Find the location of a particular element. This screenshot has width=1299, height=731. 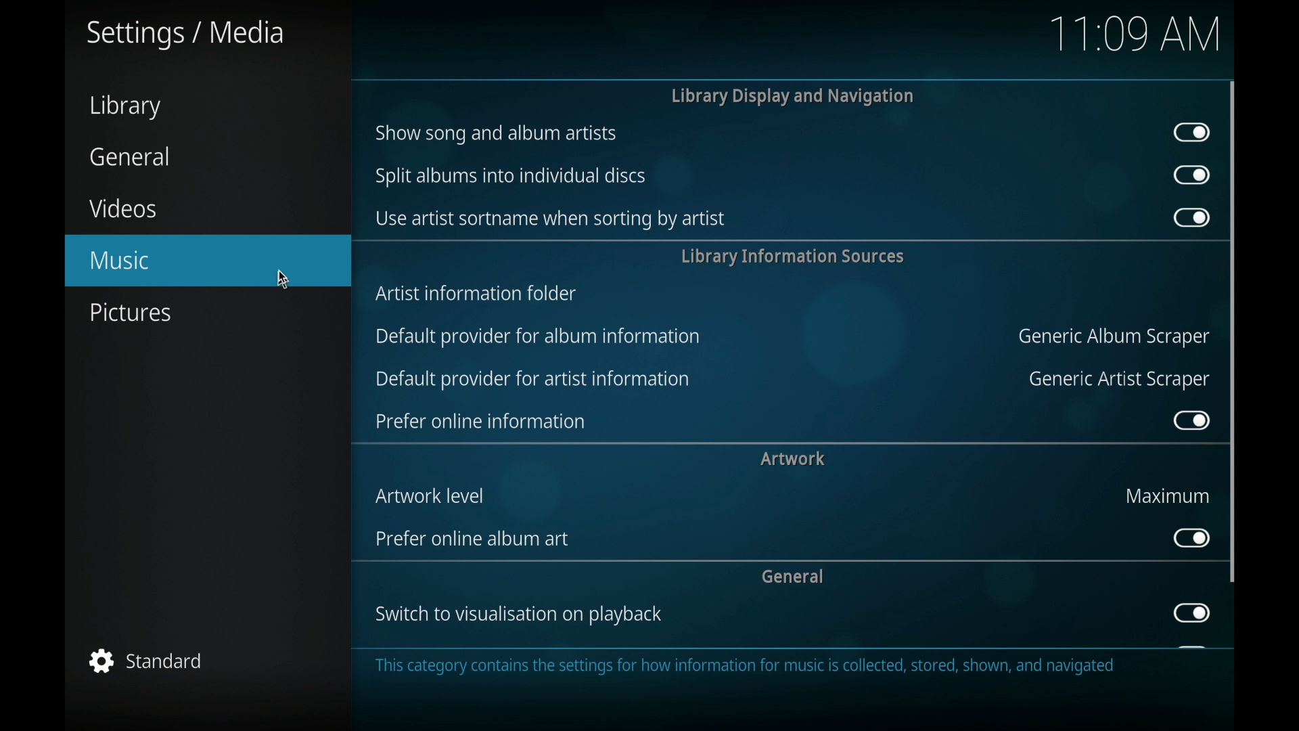

videos is located at coordinates (123, 208).